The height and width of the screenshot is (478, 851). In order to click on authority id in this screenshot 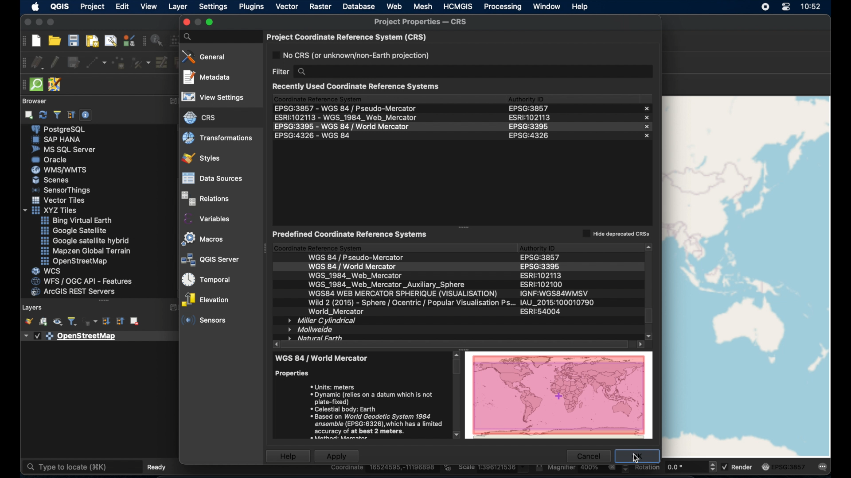, I will do `click(546, 258)`.